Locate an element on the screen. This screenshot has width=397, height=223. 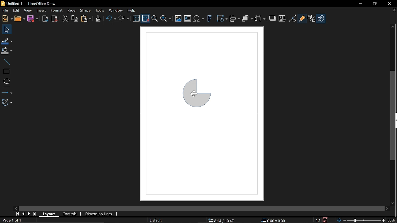
Save is located at coordinates (326, 220).